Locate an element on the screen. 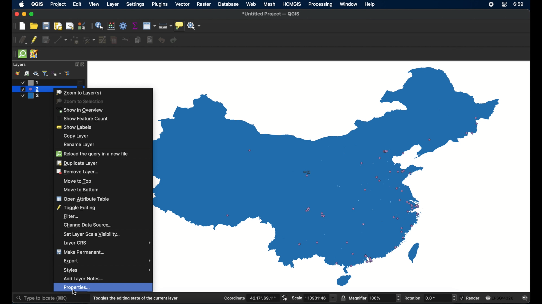 The height and width of the screenshot is (304, 542). copy layer is located at coordinates (77, 136).